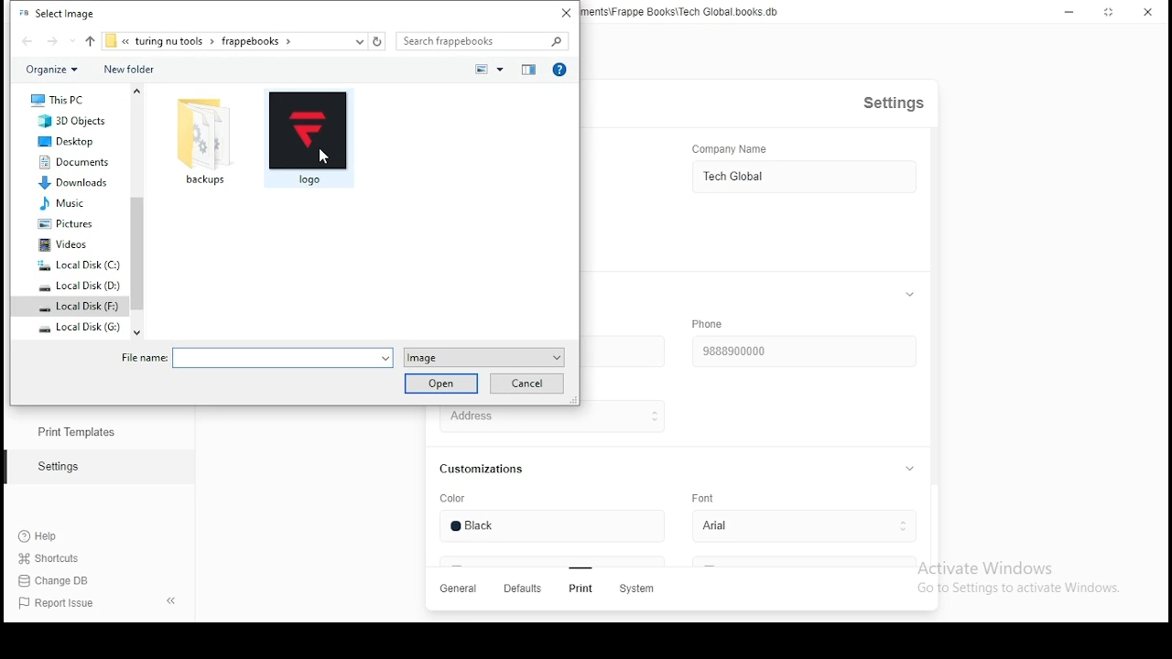 The image size is (1172, 659). Describe the element at coordinates (77, 328) in the screenshot. I see `Local Disk(G:)` at that location.